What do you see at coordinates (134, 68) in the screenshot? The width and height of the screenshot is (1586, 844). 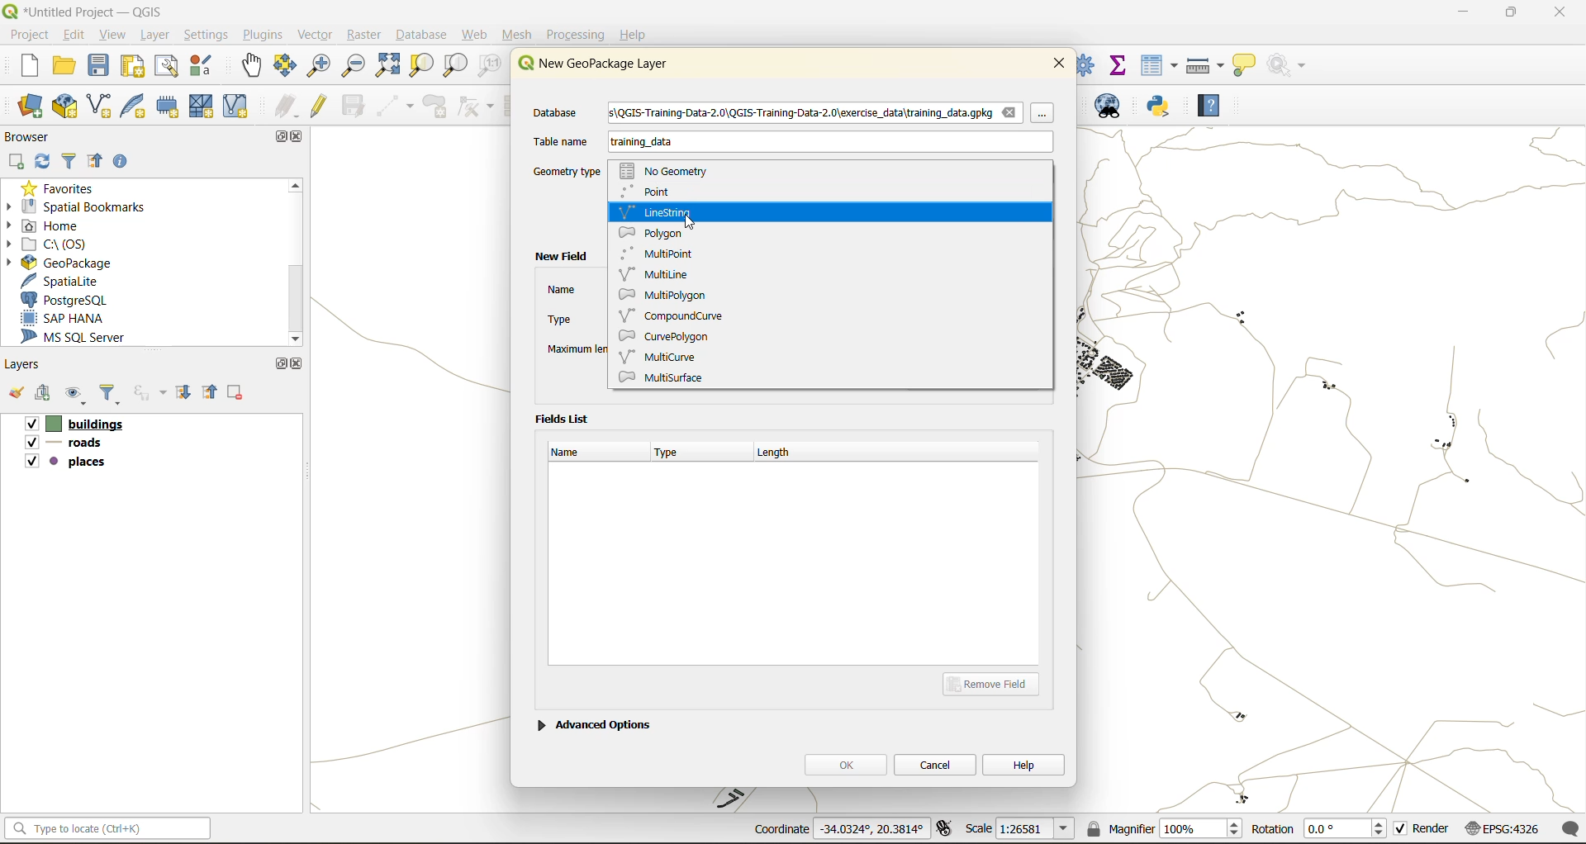 I see `print layout` at bounding box center [134, 68].